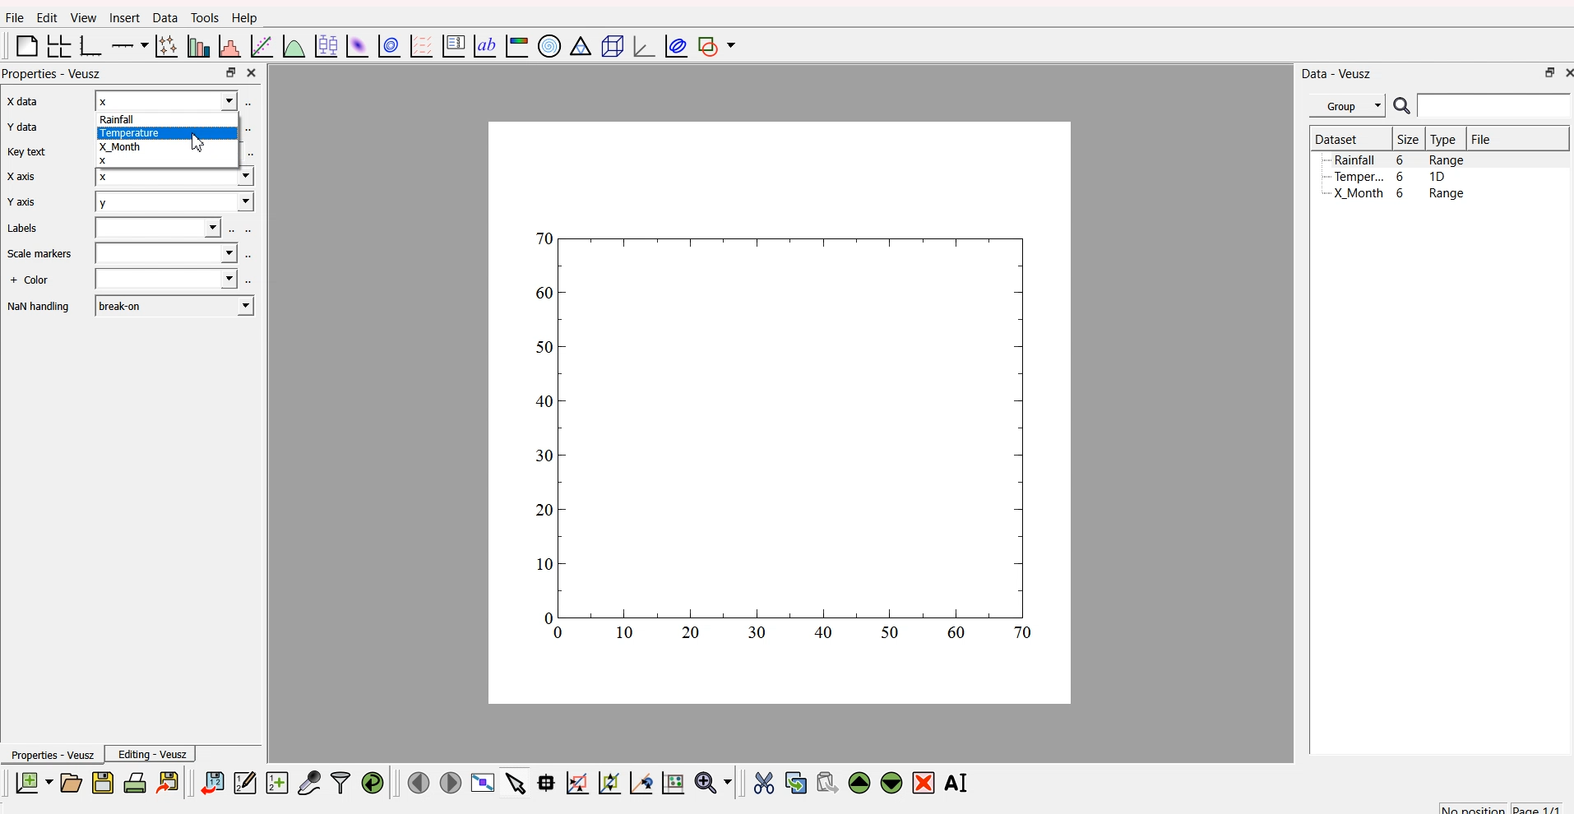  I want to click on plot data, so click(387, 46).